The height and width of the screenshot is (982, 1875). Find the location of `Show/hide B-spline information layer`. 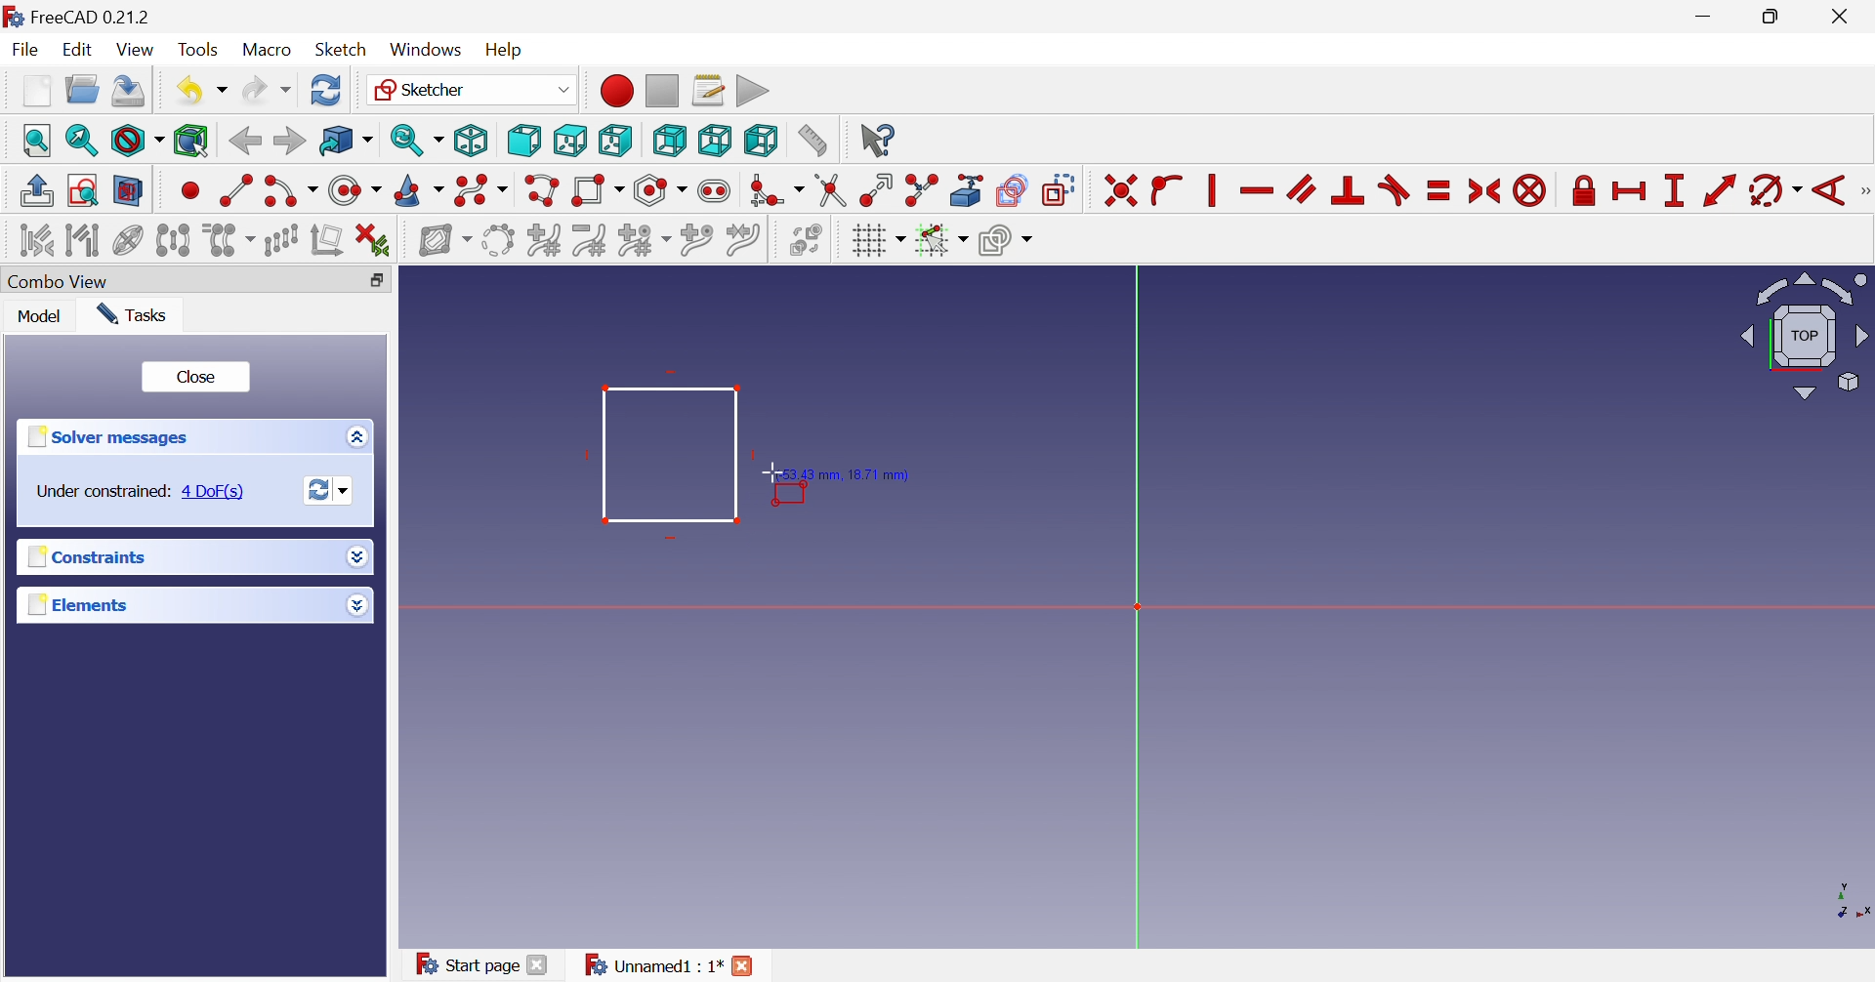

Show/hide B-spline information layer is located at coordinates (445, 240).